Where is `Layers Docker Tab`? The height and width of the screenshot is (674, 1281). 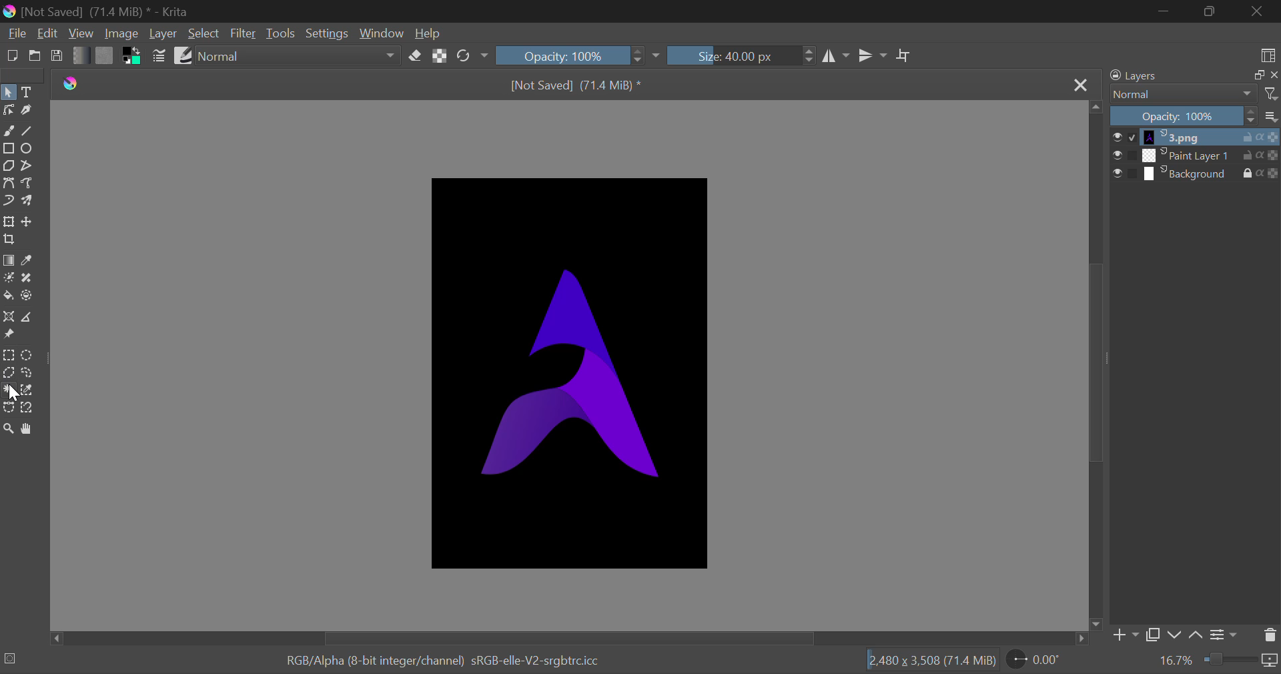 Layers Docker Tab is located at coordinates (1140, 76).